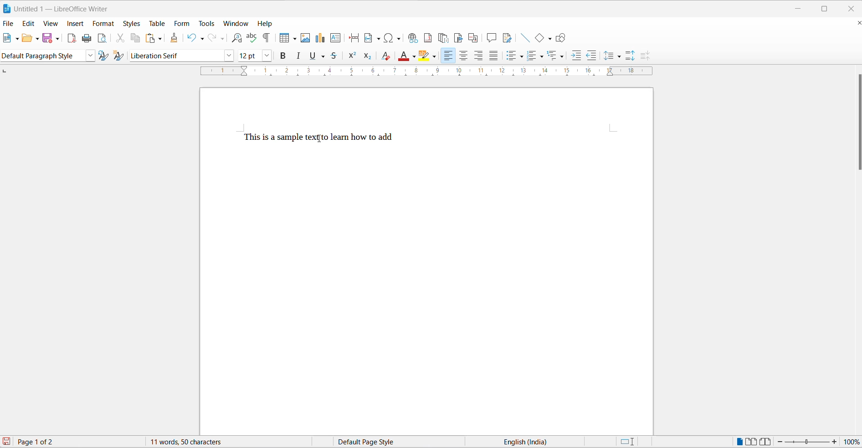  Describe the element at coordinates (449, 56) in the screenshot. I see `text align left` at that location.